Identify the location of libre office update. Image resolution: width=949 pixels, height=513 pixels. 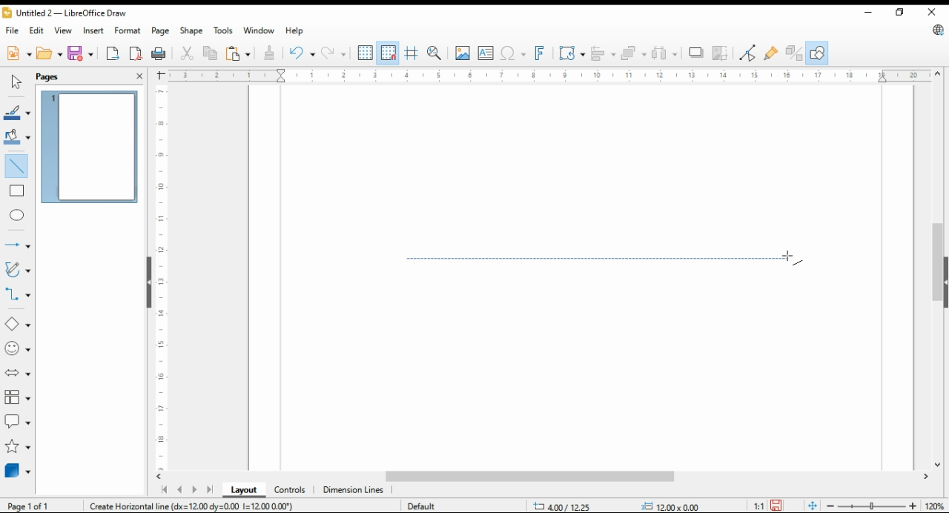
(937, 30).